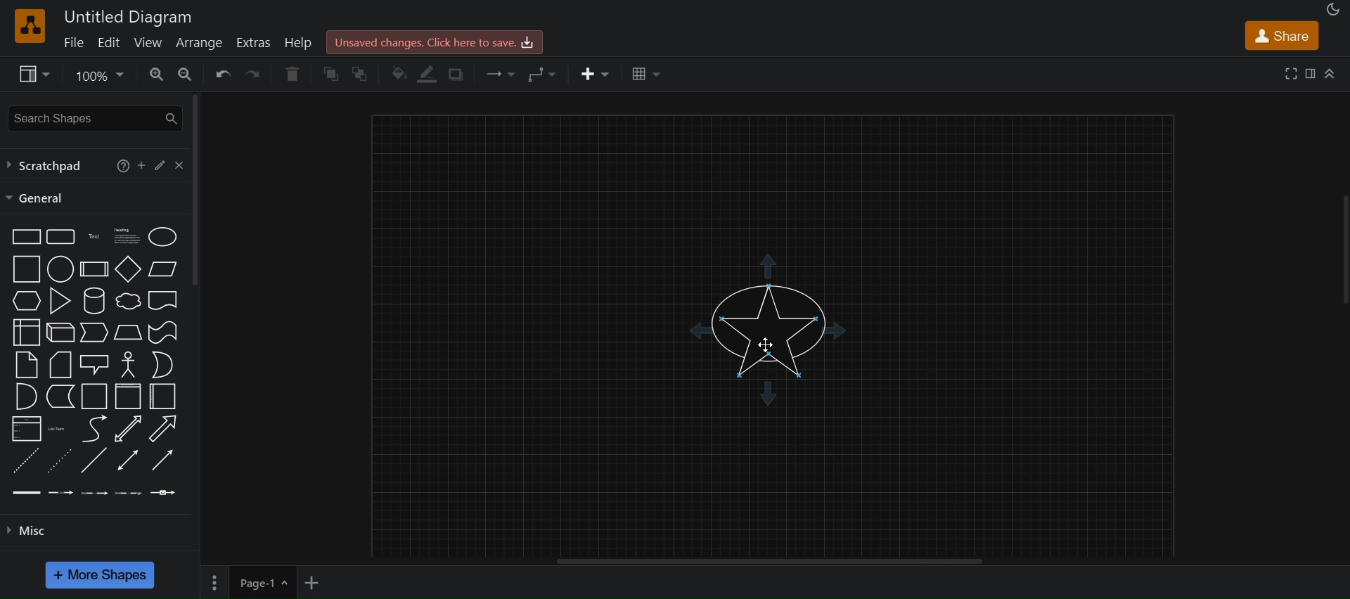 Image resolution: width=1350 pixels, height=599 pixels. I want to click on line color, so click(425, 74).